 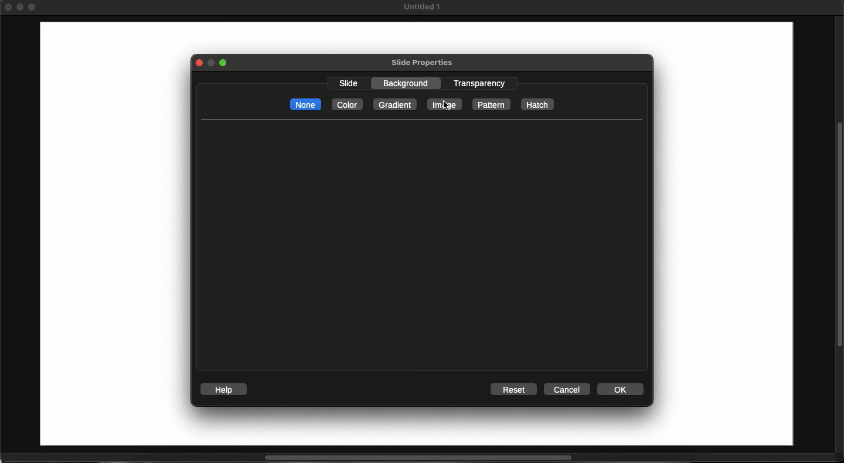 I want to click on Pattern, so click(x=490, y=104).